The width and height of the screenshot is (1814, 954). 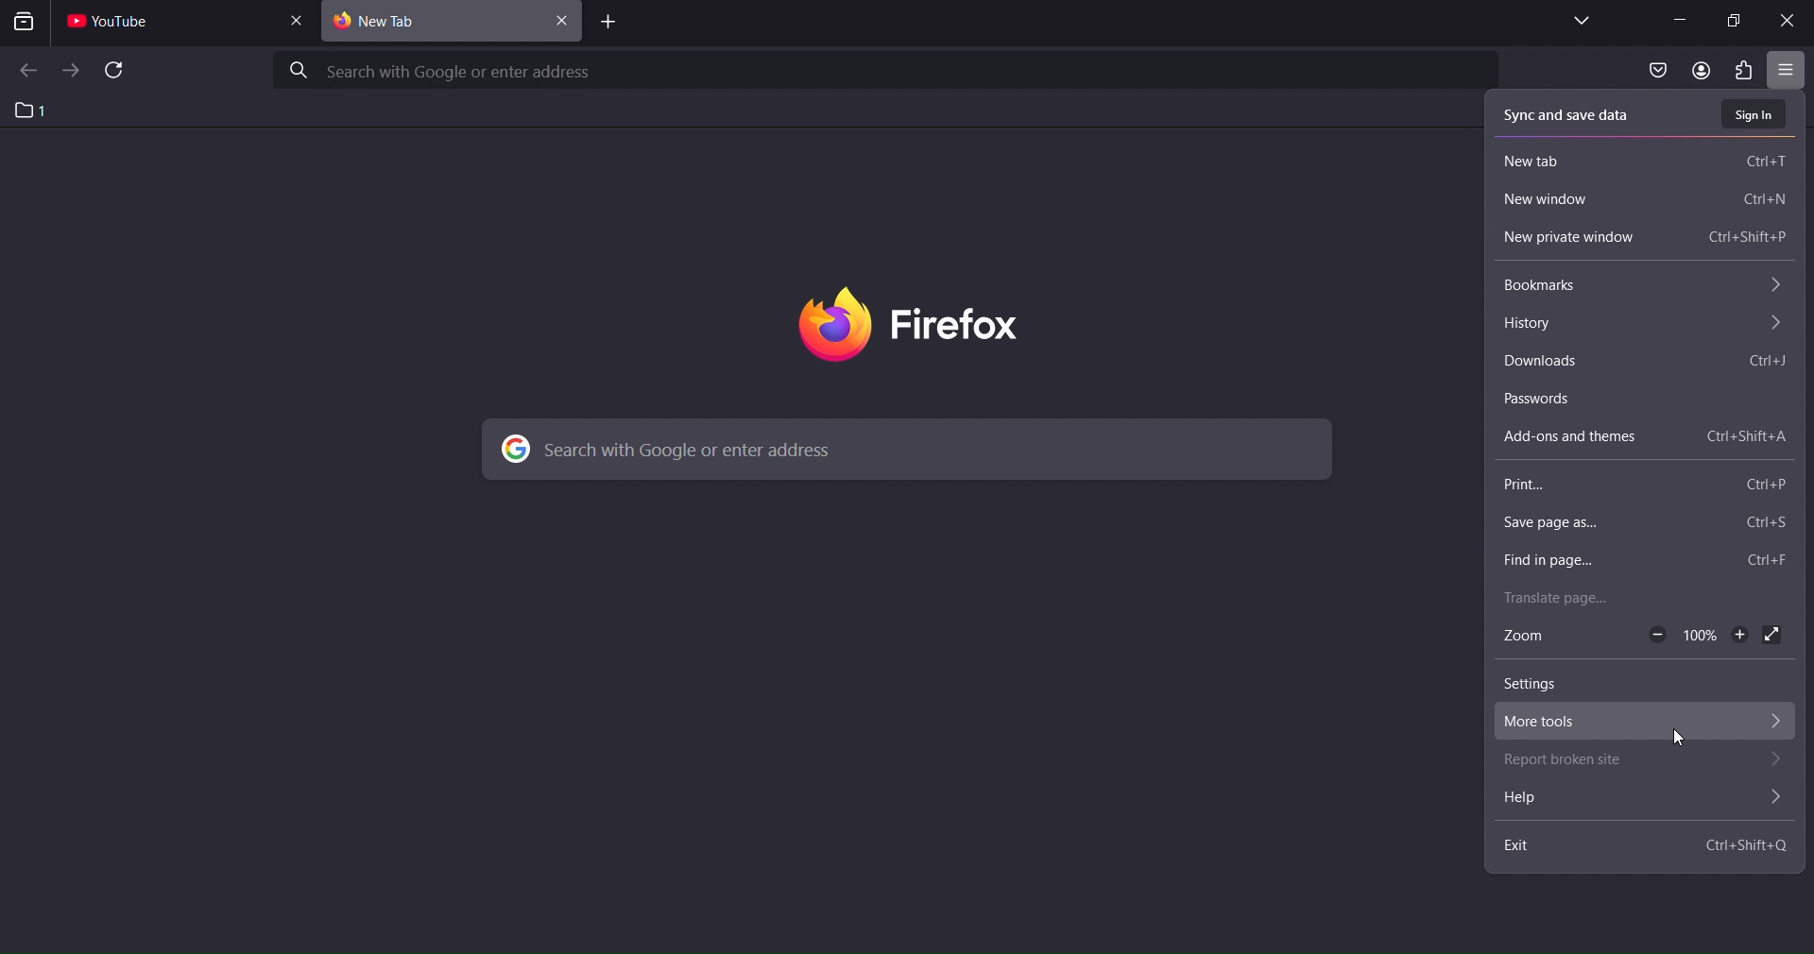 What do you see at coordinates (1556, 400) in the screenshot?
I see `passwords` at bounding box center [1556, 400].